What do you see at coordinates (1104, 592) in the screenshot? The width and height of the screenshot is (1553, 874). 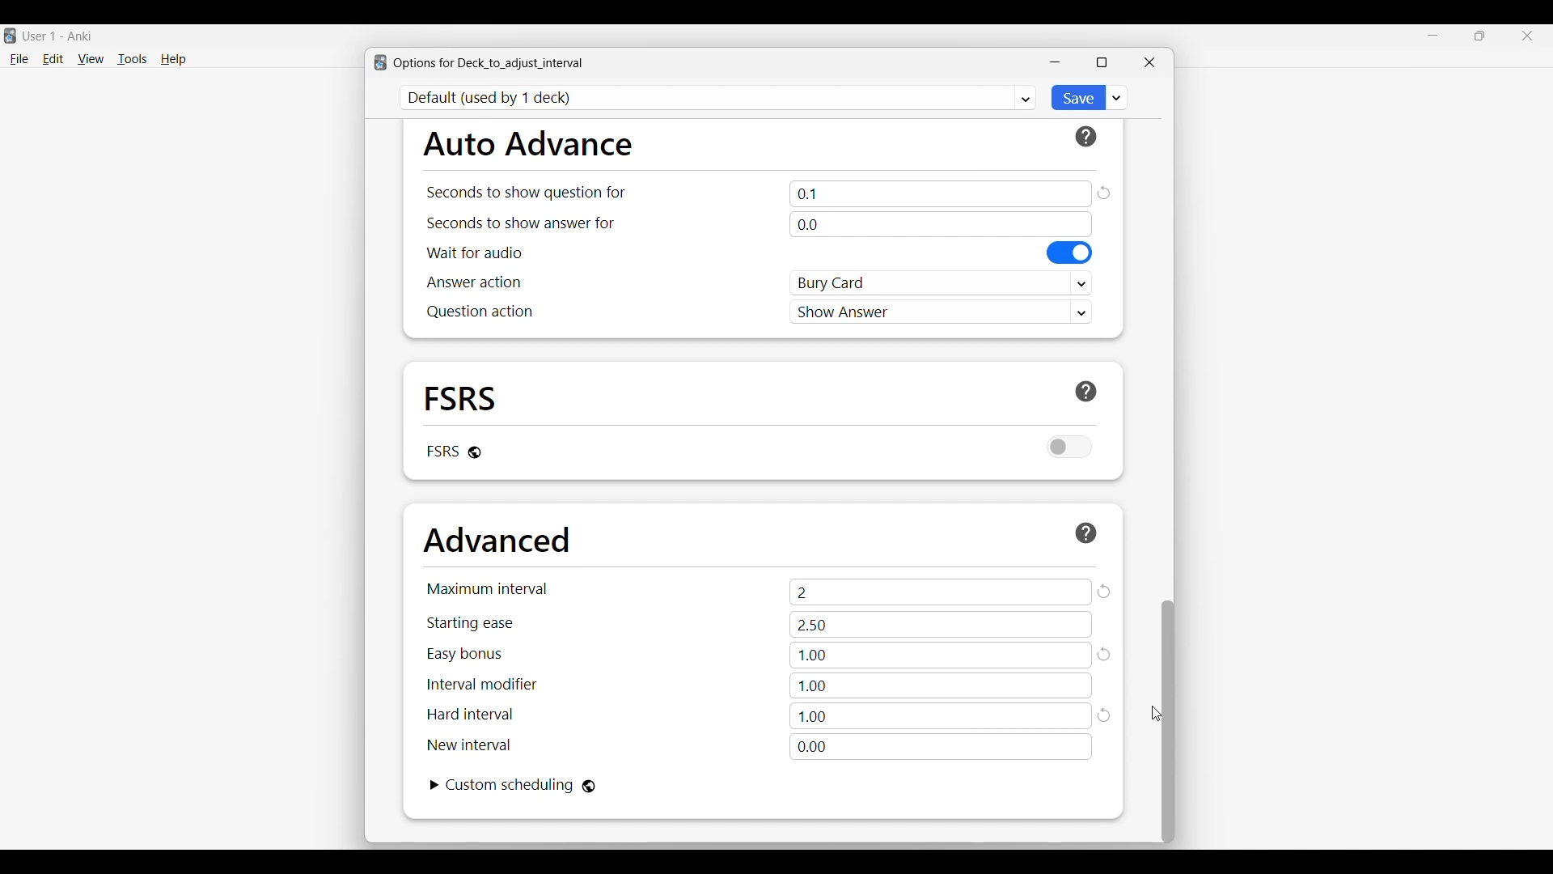 I see `reload` at bounding box center [1104, 592].